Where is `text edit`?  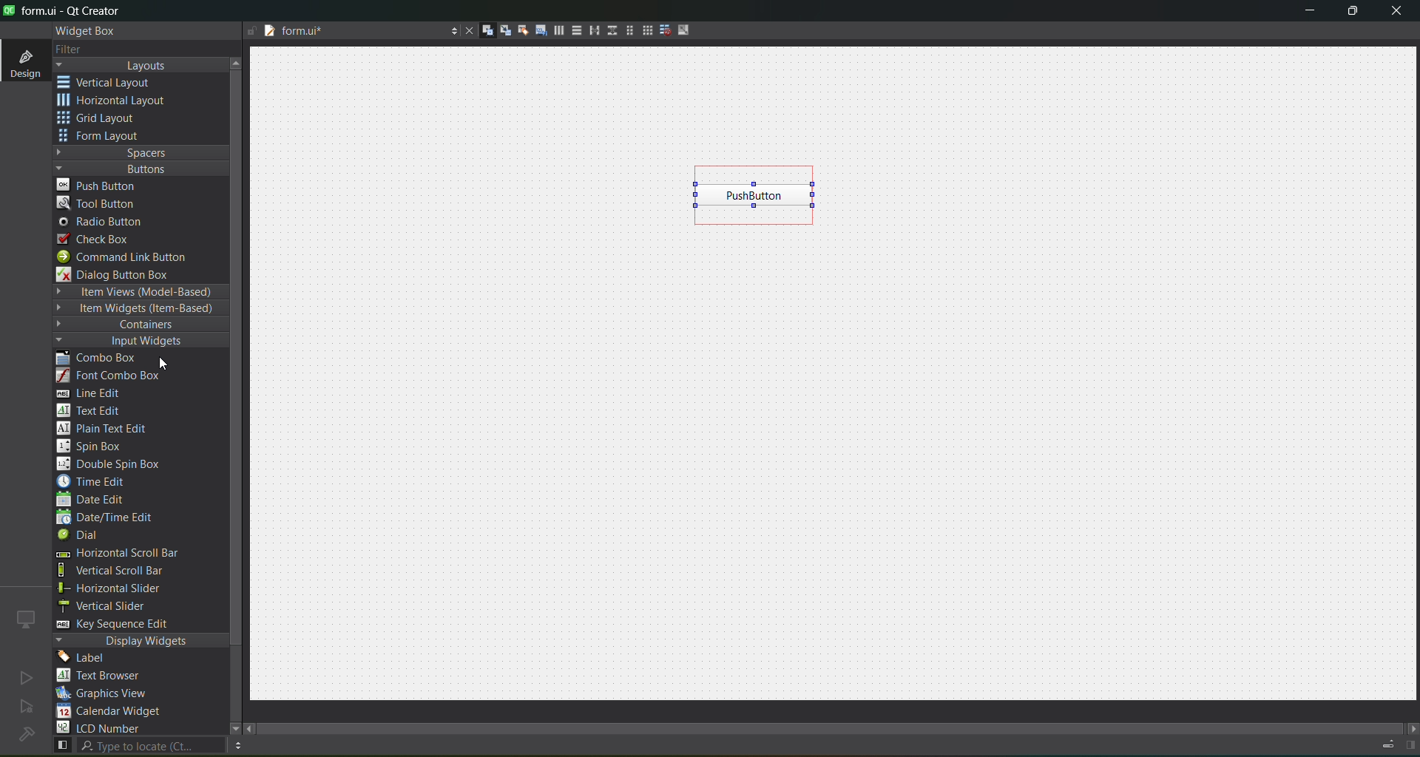 text edit is located at coordinates (93, 410).